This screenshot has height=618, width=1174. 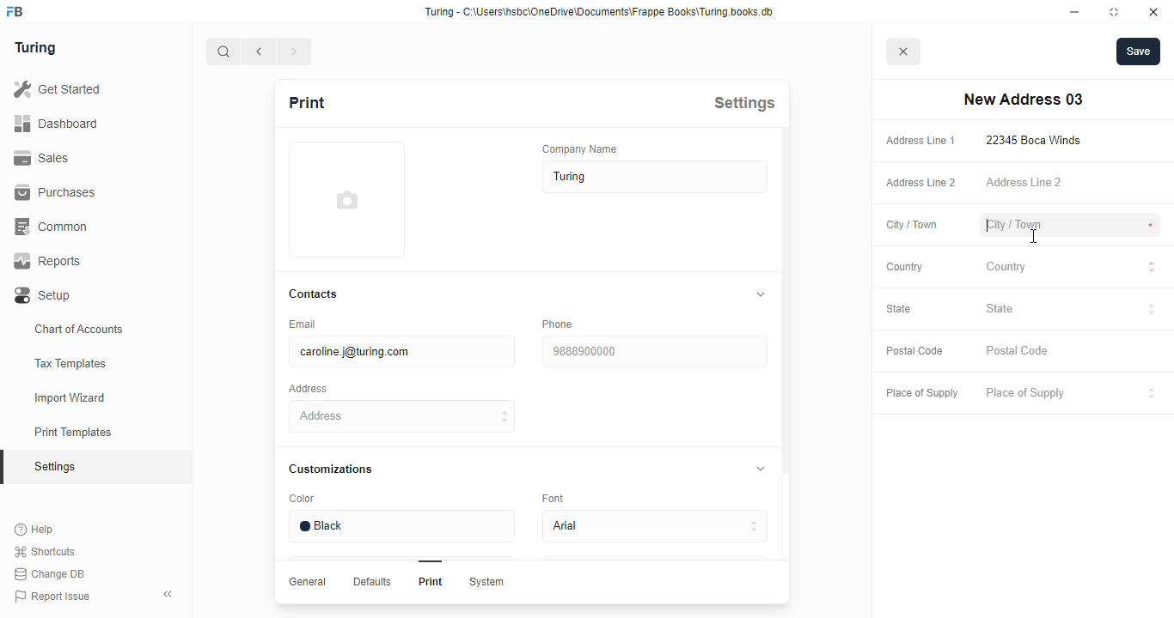 I want to click on new address 03, so click(x=1023, y=100).